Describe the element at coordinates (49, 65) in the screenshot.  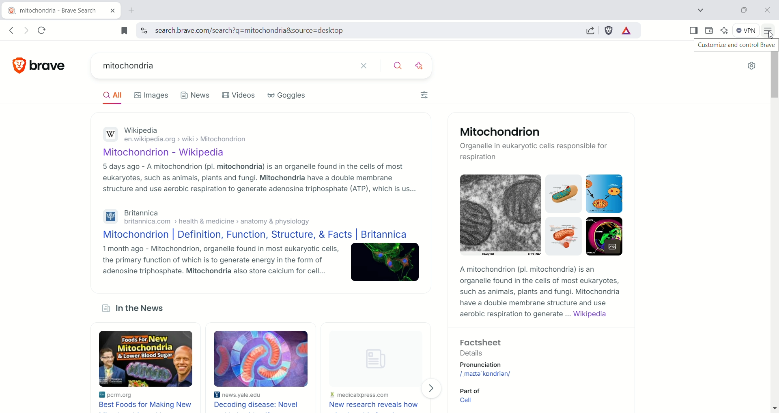
I see `brave` at that location.